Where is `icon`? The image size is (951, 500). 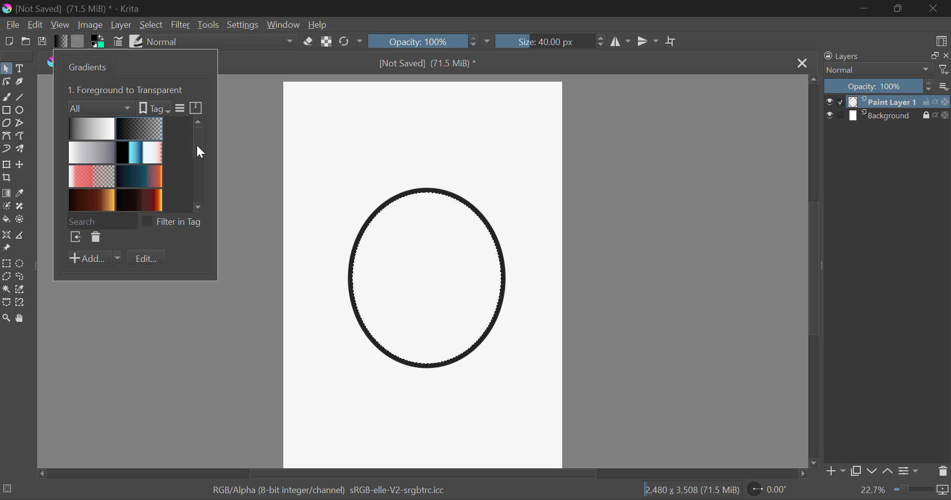
icon is located at coordinates (197, 107).